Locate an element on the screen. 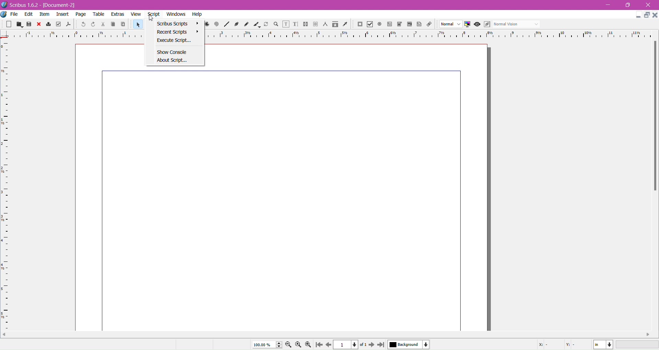 The height and width of the screenshot is (350, 659). Spiral is located at coordinates (216, 24).